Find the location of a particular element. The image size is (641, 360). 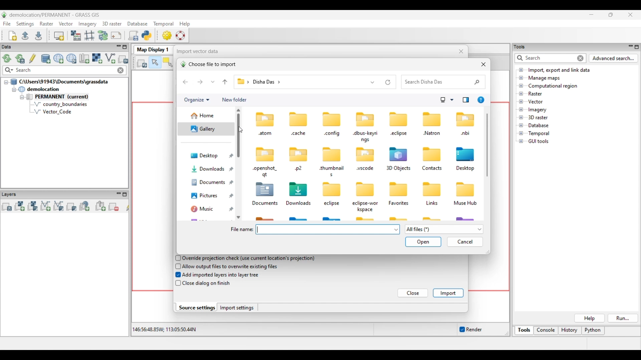

Click to open Manage maps is located at coordinates (521, 78).